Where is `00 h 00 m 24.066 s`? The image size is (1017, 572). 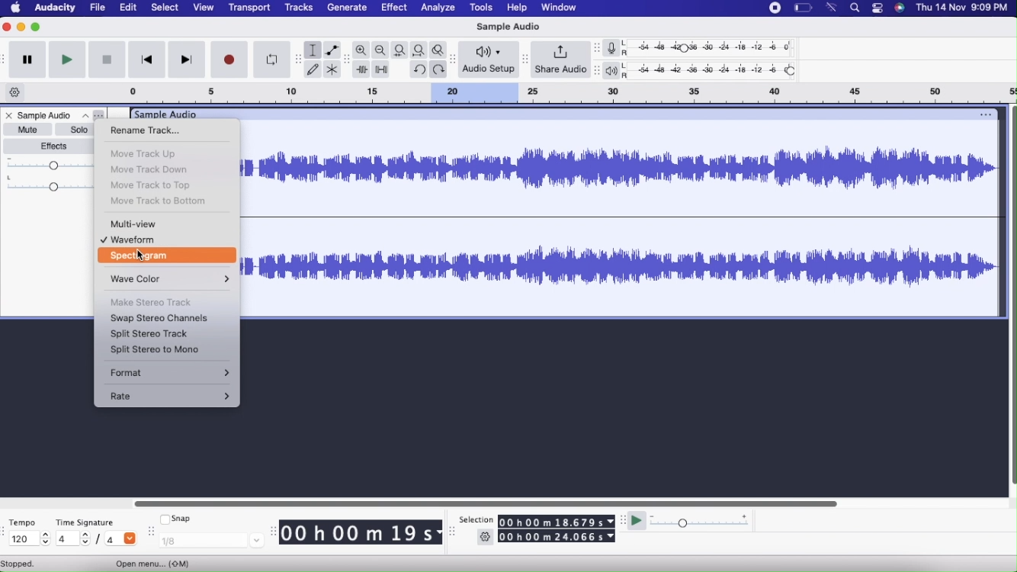 00 h 00 m 24.066 s is located at coordinates (557, 535).